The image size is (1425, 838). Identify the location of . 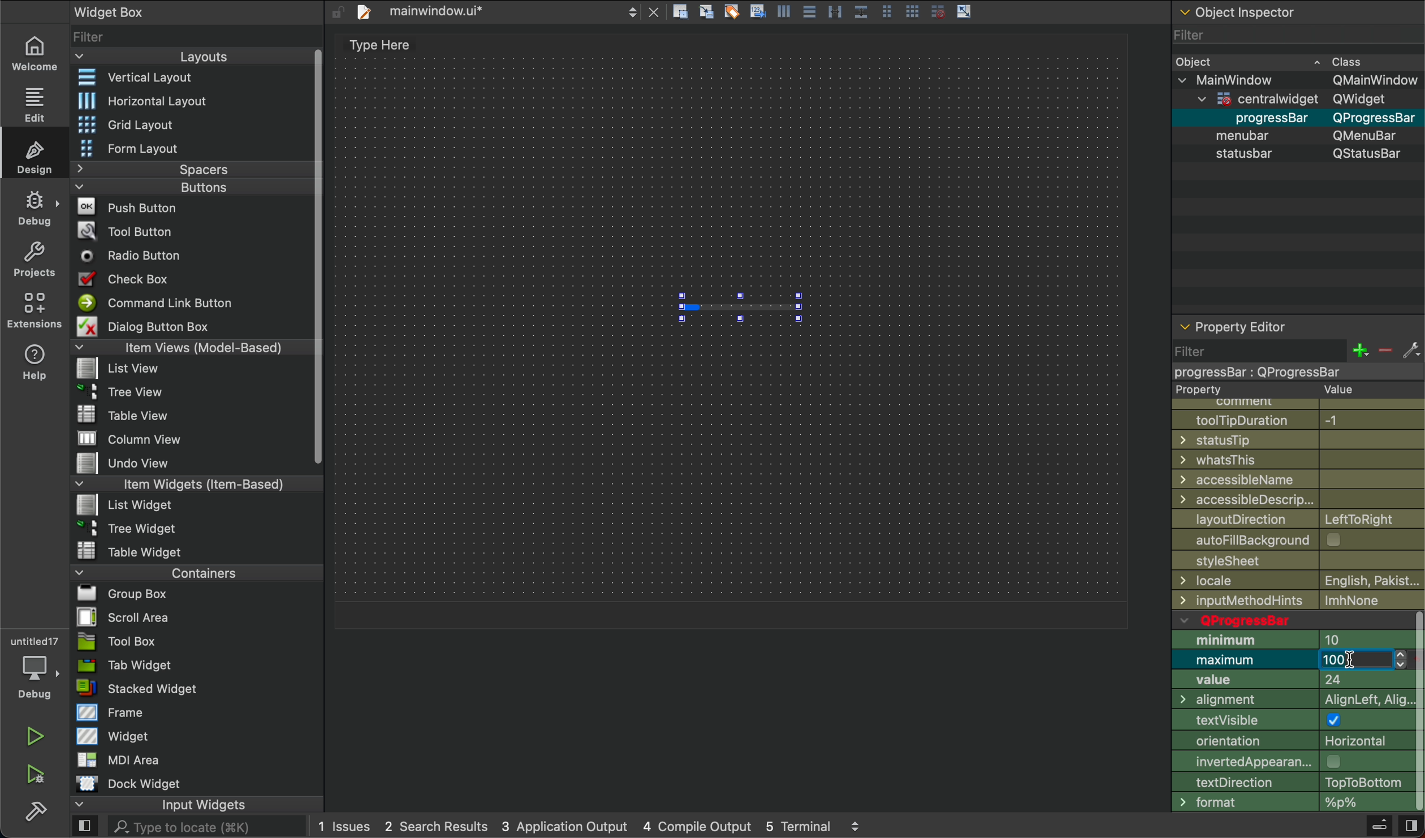
(1297, 563).